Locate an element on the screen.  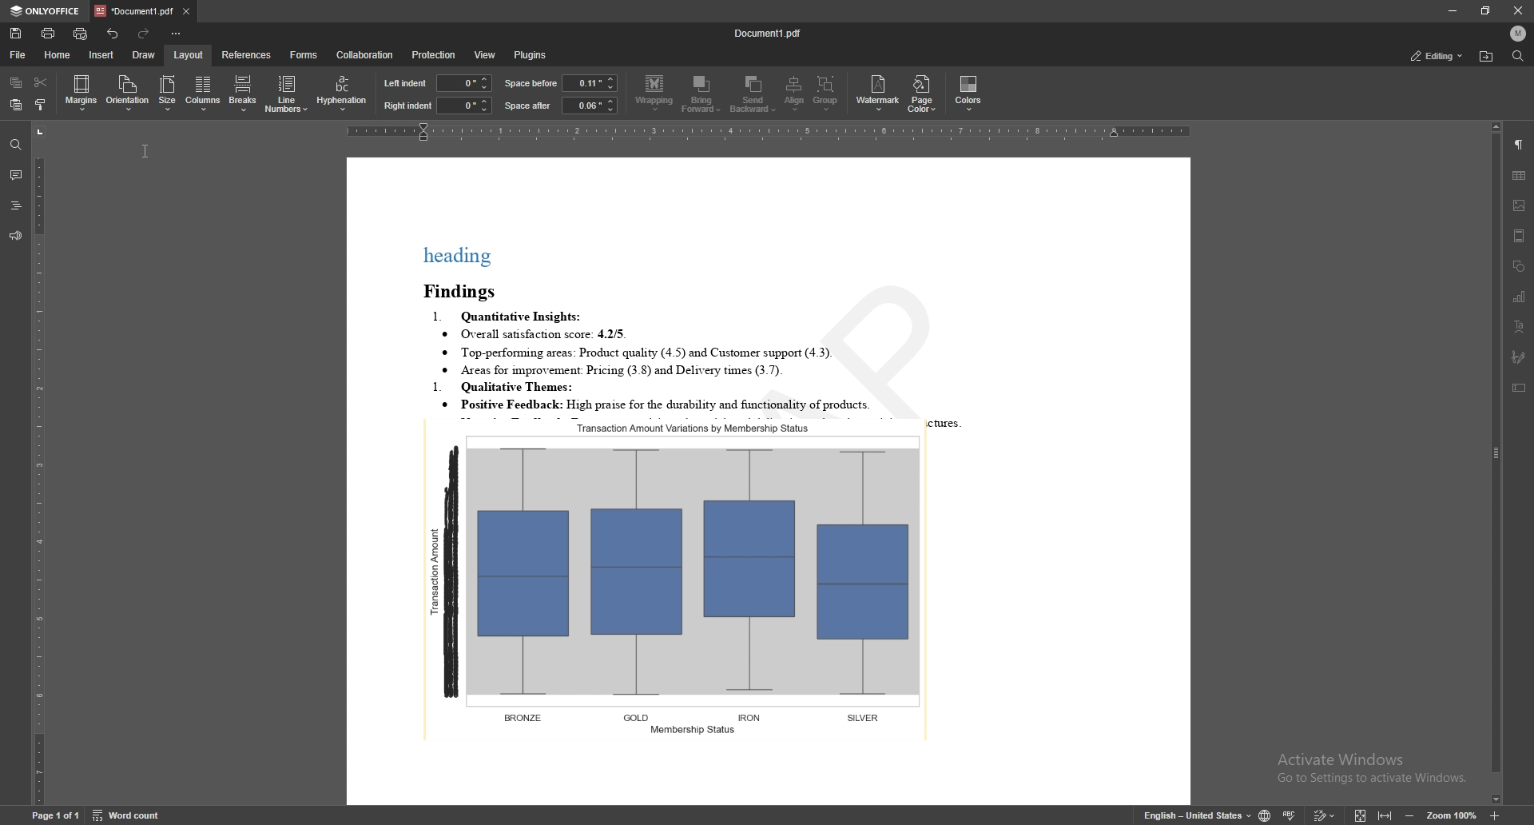
home is located at coordinates (58, 55).